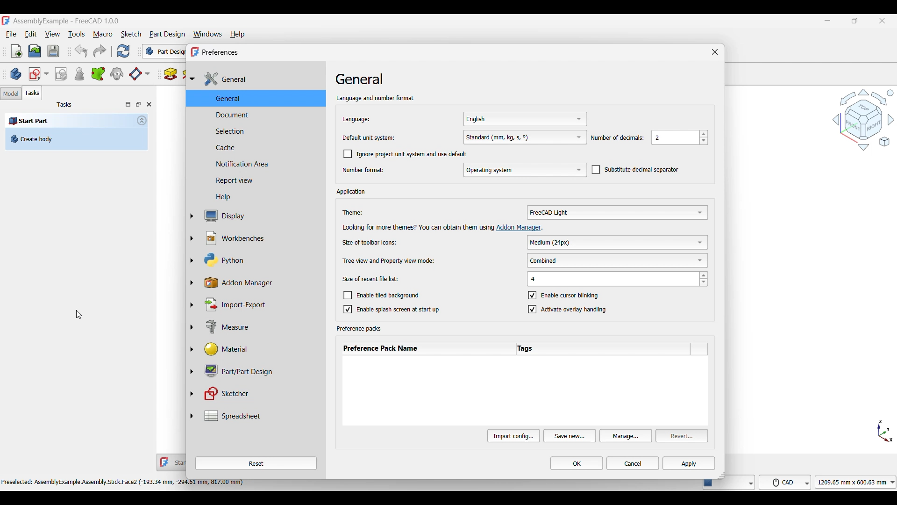 Image resolution: width=897 pixels, height=505 pixels. Describe the element at coordinates (128, 104) in the screenshot. I see `Toggle overlay` at that location.